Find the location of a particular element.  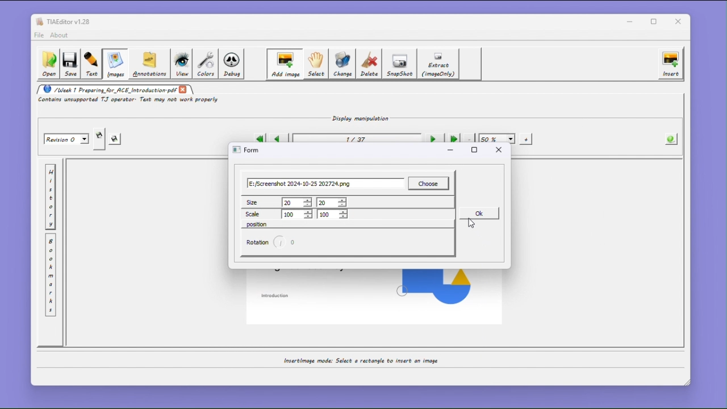

History is located at coordinates (51, 197).